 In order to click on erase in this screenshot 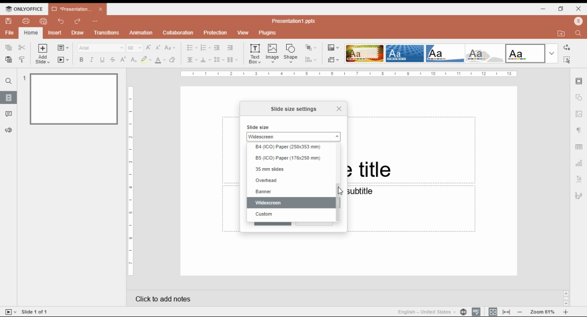, I will do `click(173, 60)`.